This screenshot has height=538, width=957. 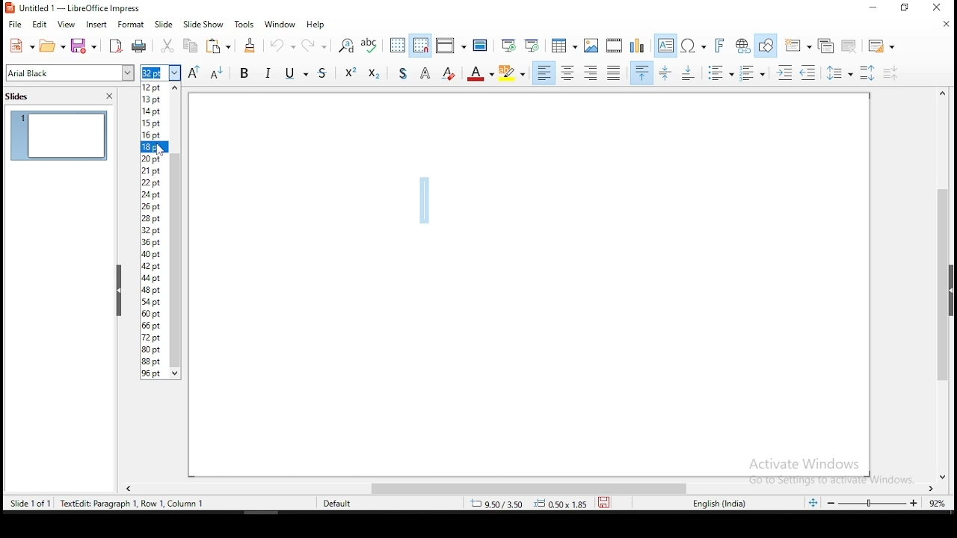 What do you see at coordinates (103, 502) in the screenshot?
I see `Slide 1 of 1` at bounding box center [103, 502].